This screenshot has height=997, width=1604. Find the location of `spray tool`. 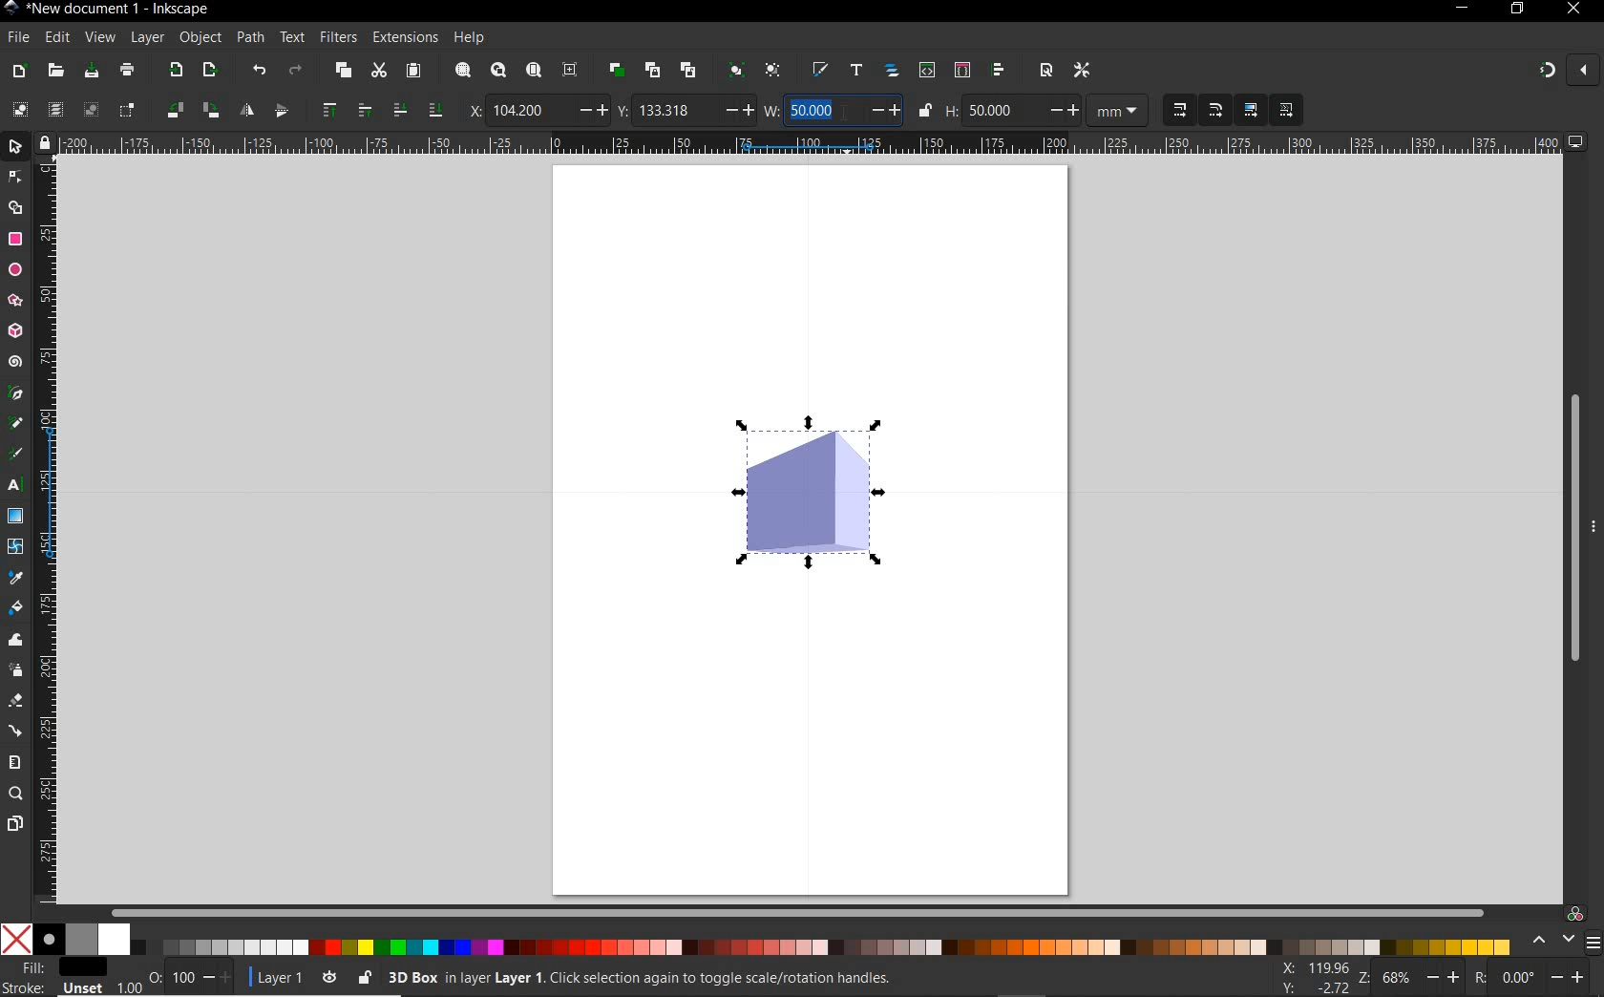

spray tool is located at coordinates (17, 669).